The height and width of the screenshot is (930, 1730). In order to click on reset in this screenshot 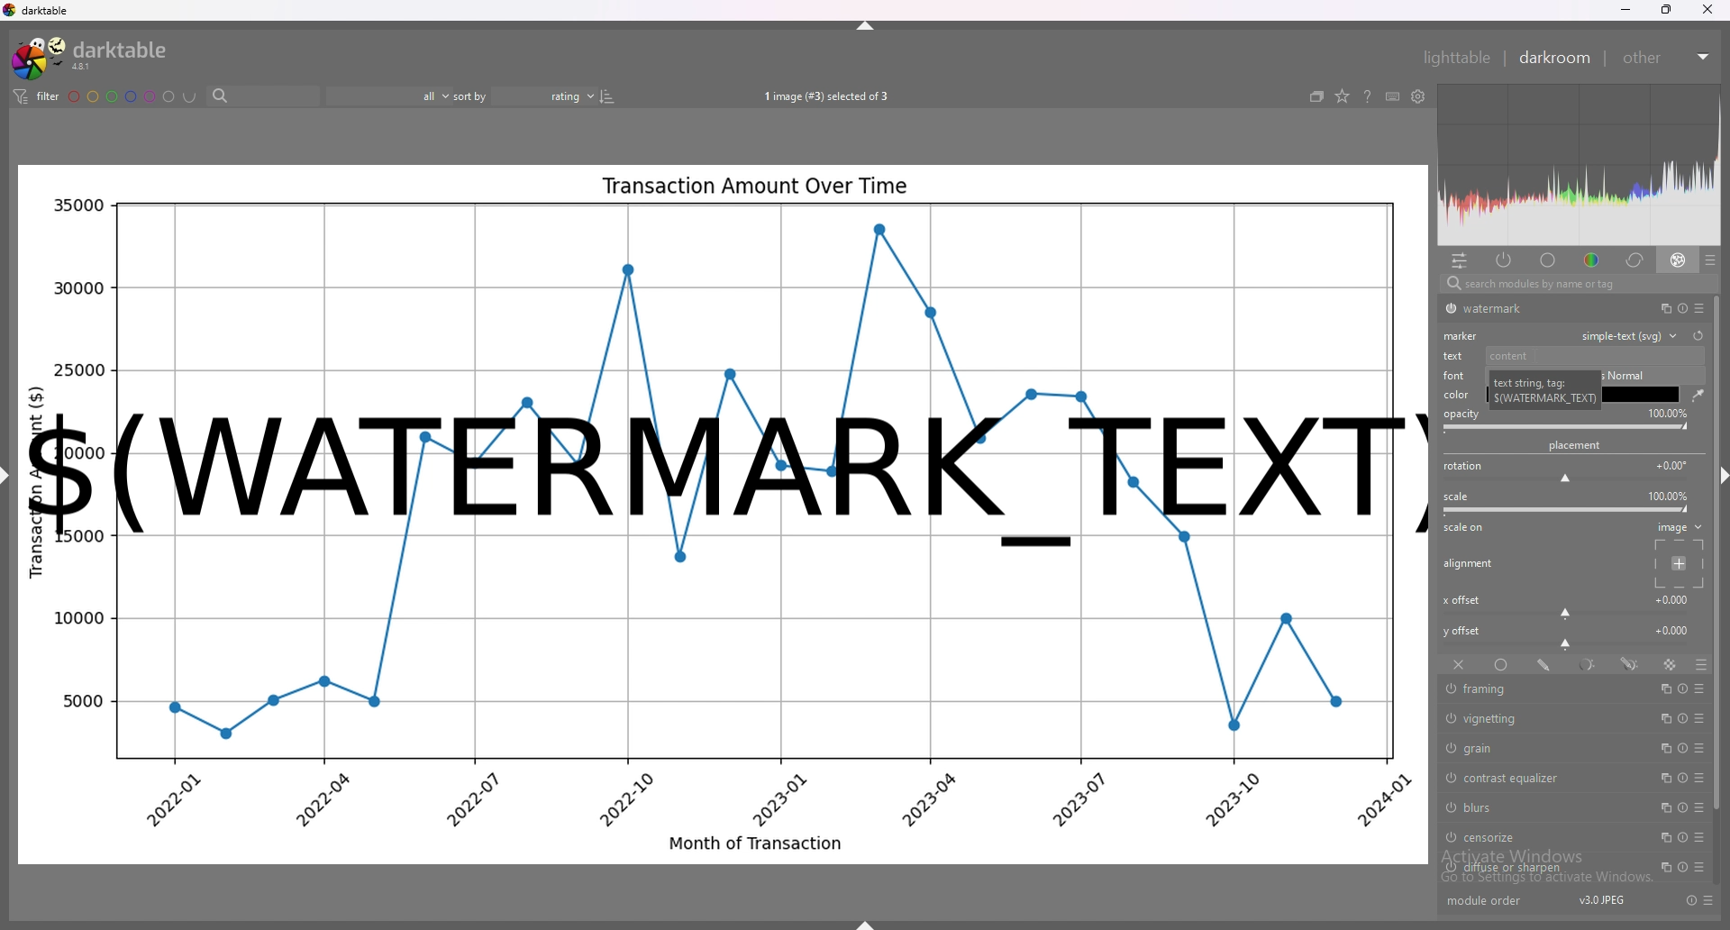, I will do `click(1683, 688)`.